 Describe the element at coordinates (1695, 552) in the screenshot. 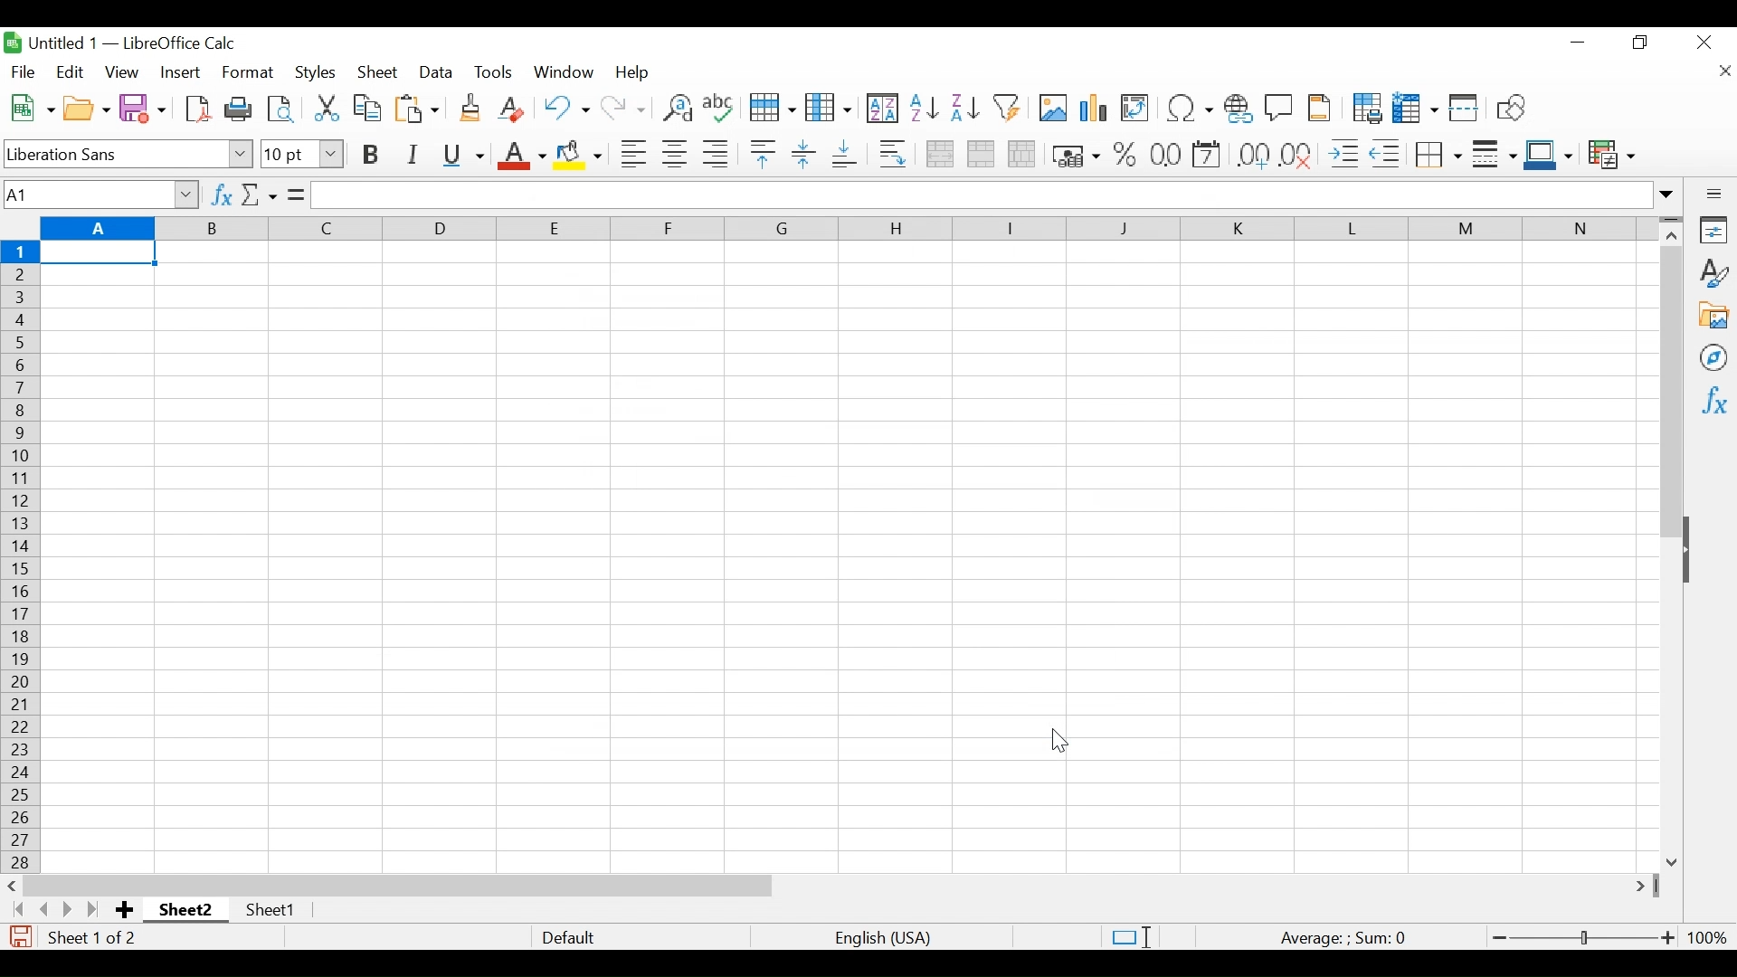

I see `Show/Hide Pane` at that location.